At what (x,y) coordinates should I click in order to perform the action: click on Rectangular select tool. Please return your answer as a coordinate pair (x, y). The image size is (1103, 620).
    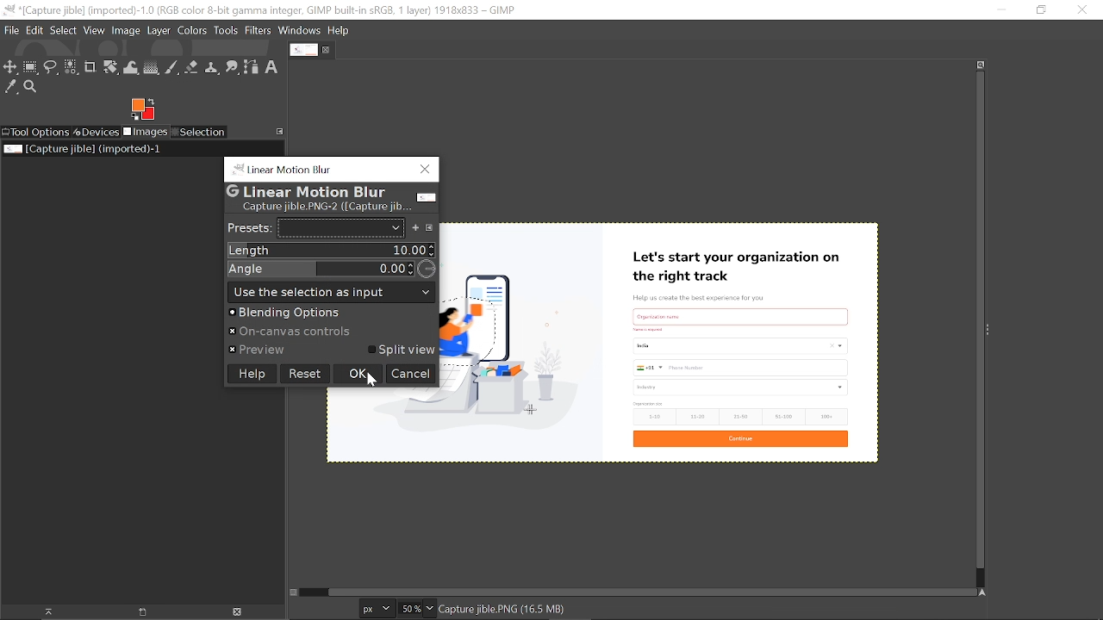
    Looking at the image, I should click on (30, 66).